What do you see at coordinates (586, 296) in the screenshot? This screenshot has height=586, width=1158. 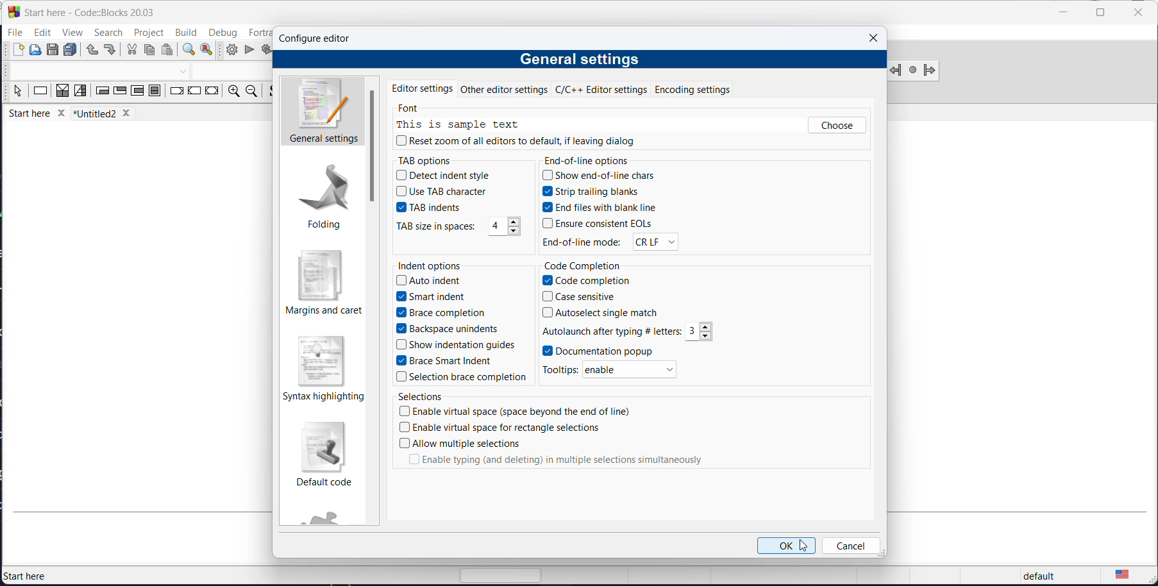 I see `case sensitive ` at bounding box center [586, 296].